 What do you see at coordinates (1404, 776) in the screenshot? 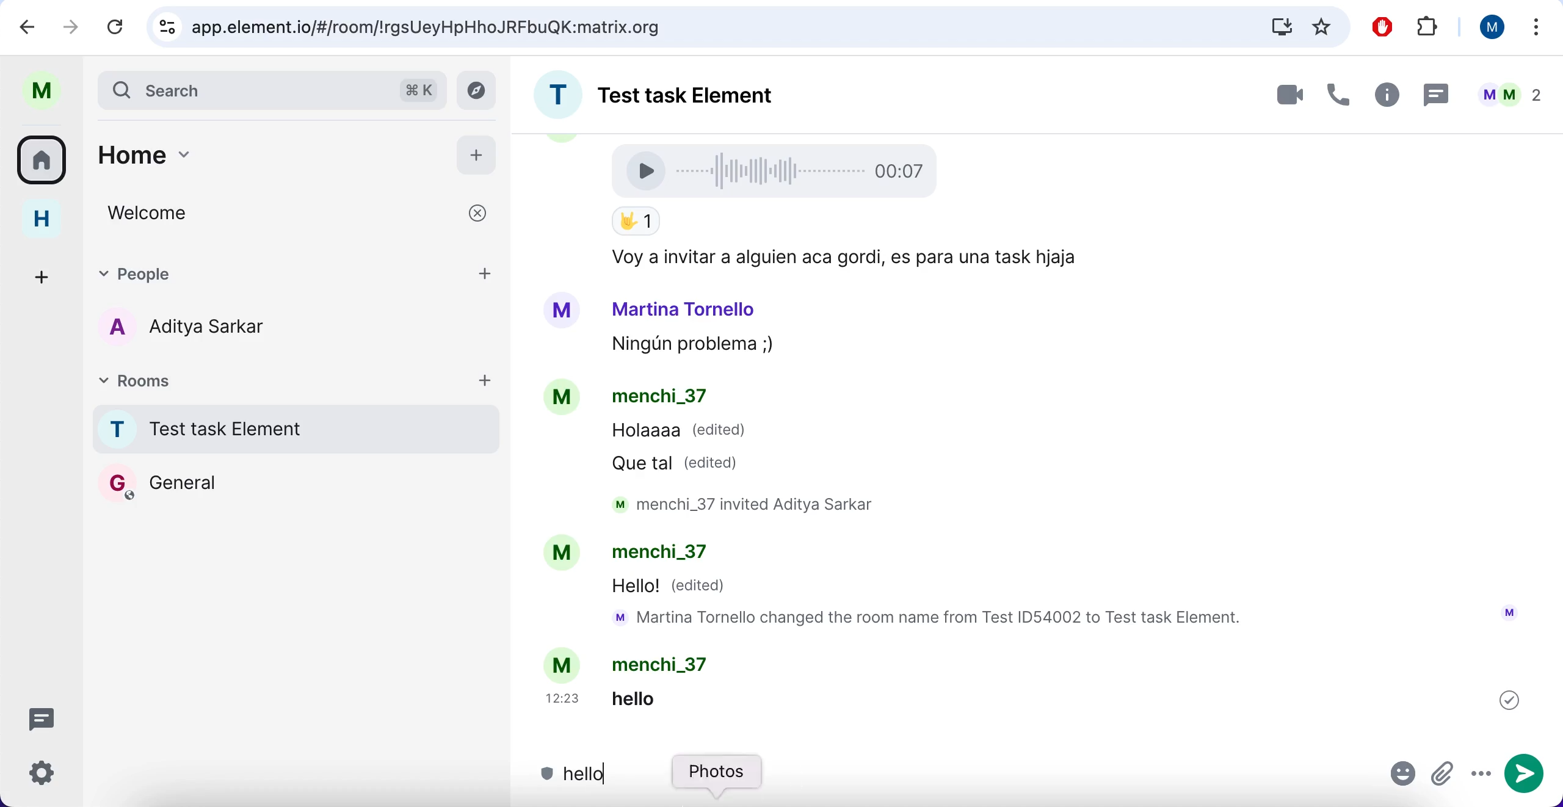
I see `emoji` at bounding box center [1404, 776].